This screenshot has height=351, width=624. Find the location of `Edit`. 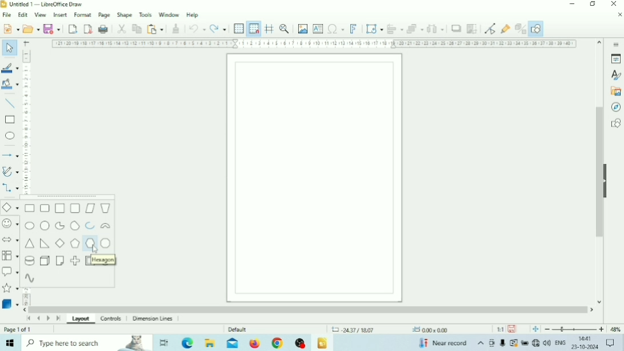

Edit is located at coordinates (23, 15).